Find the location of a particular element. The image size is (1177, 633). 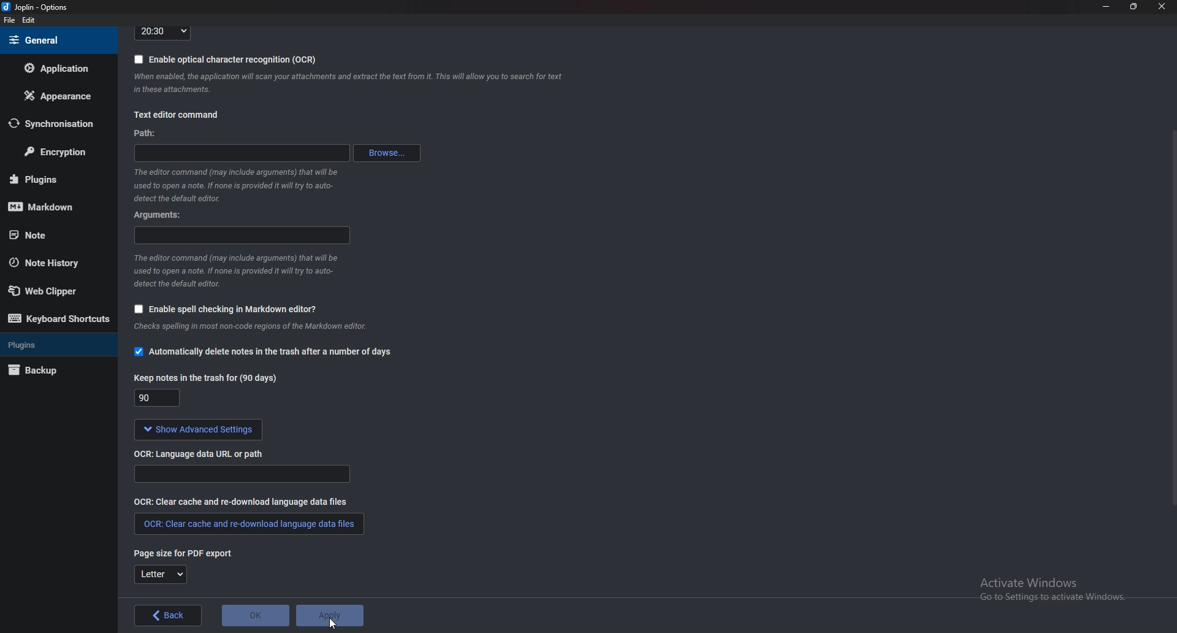

Edit is located at coordinates (28, 21).